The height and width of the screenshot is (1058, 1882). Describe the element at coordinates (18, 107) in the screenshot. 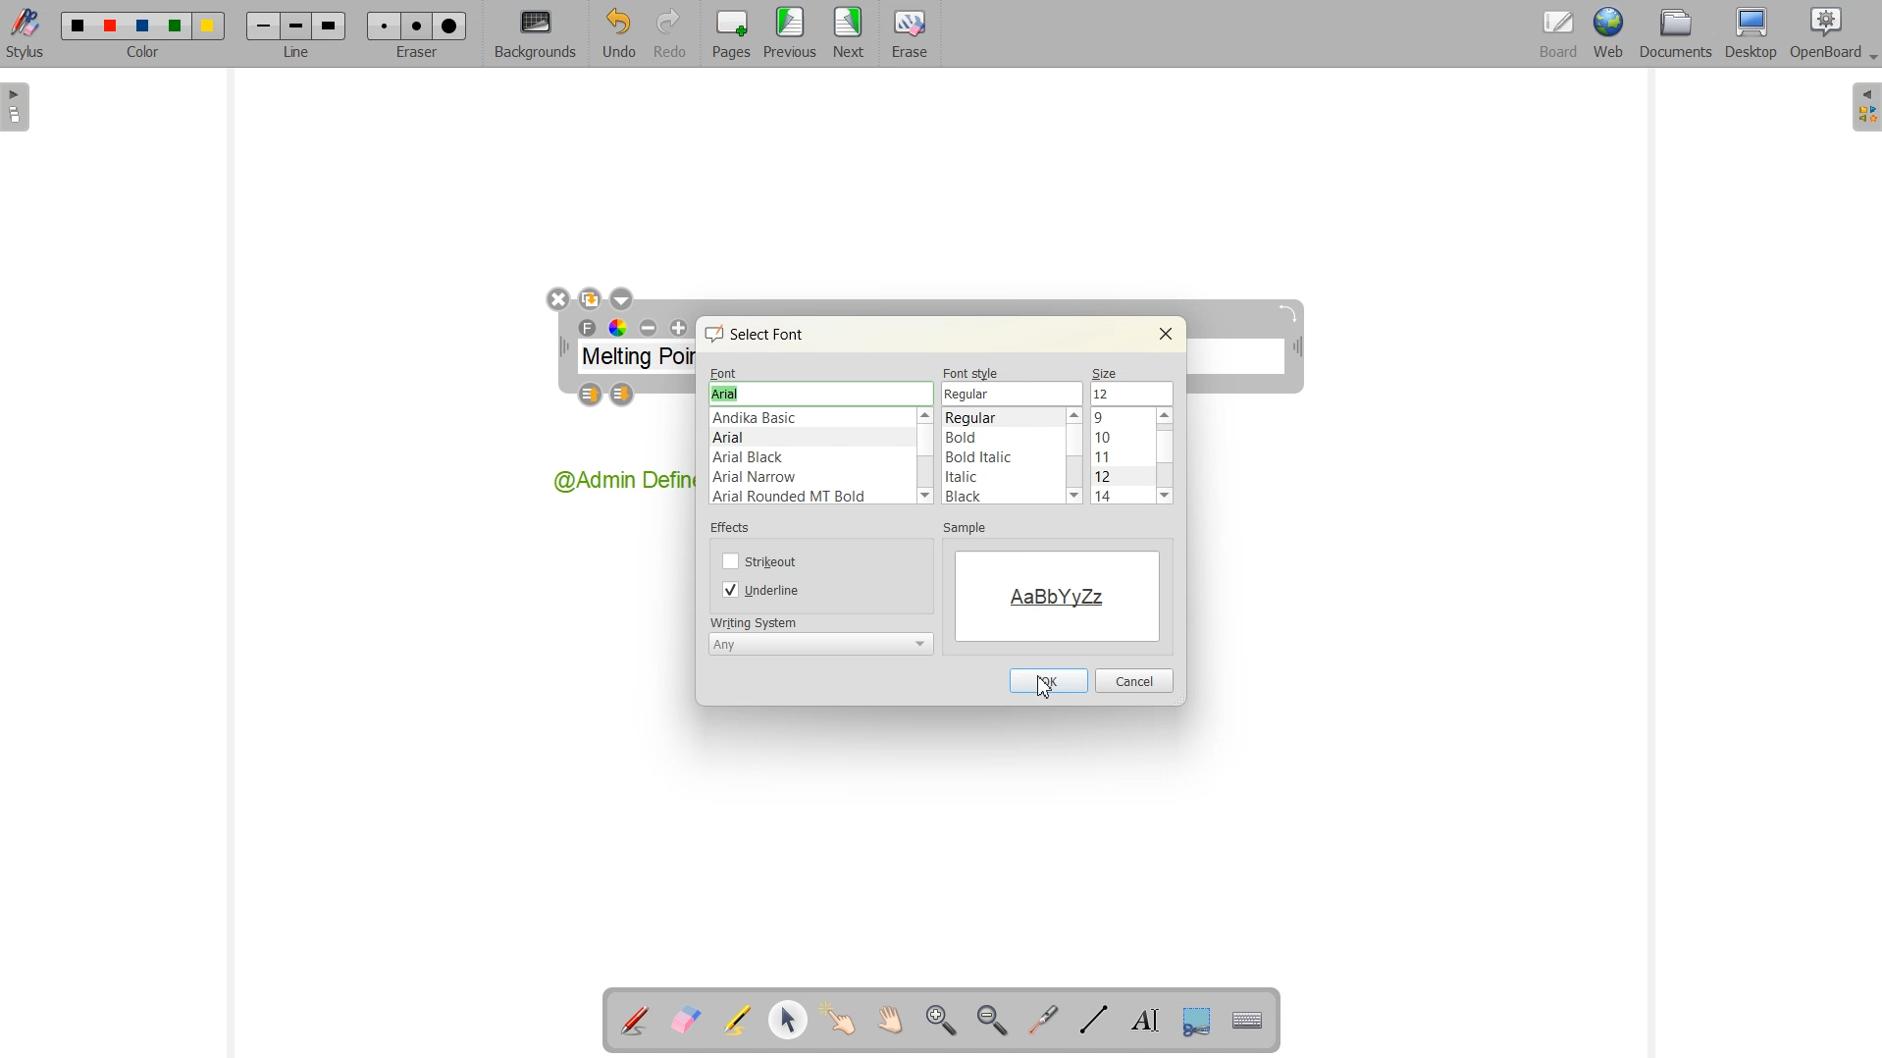

I see `Sidebar` at that location.